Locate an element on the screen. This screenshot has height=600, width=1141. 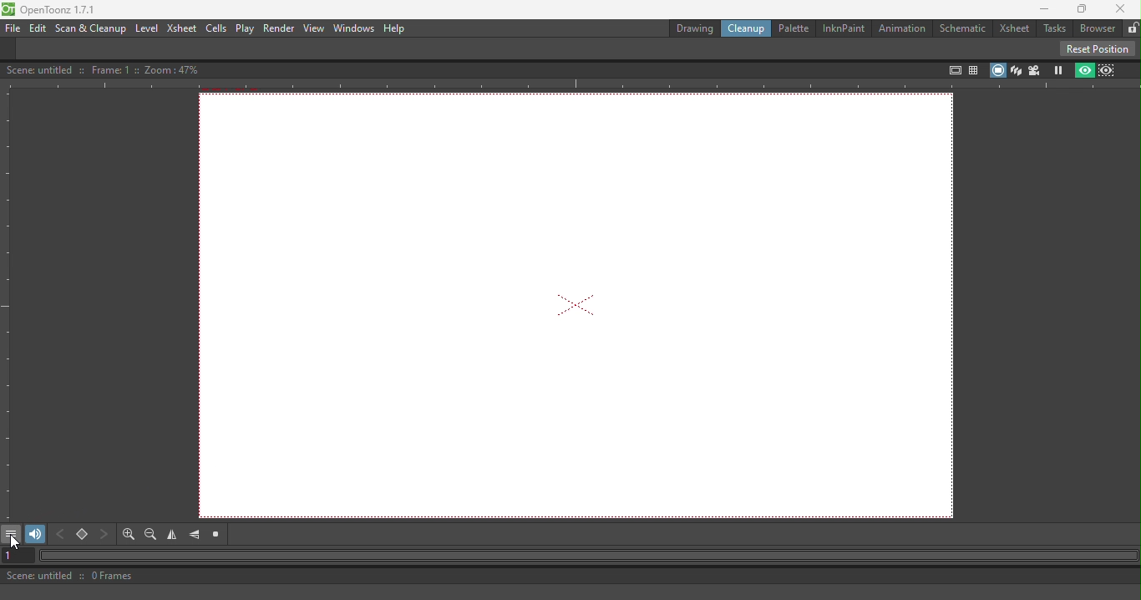
Soundtrack is located at coordinates (34, 533).